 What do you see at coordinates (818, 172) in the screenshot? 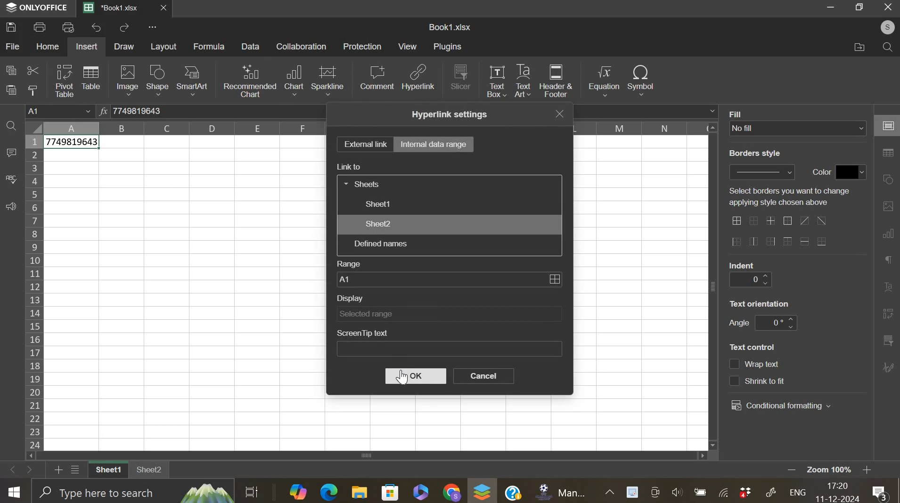
I see `text` at bounding box center [818, 172].